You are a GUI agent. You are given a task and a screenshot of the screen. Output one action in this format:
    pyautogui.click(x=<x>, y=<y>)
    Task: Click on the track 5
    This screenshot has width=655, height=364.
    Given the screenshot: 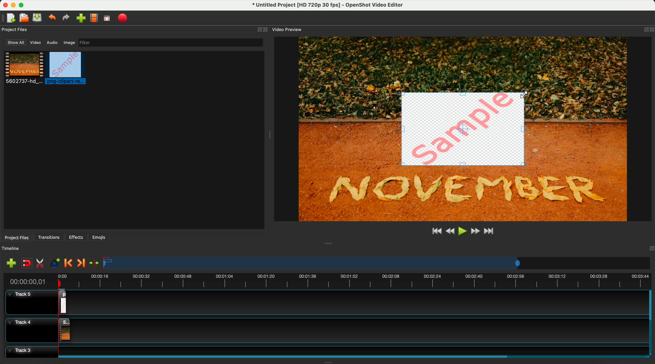 What is the action you would take?
    pyautogui.click(x=27, y=303)
    